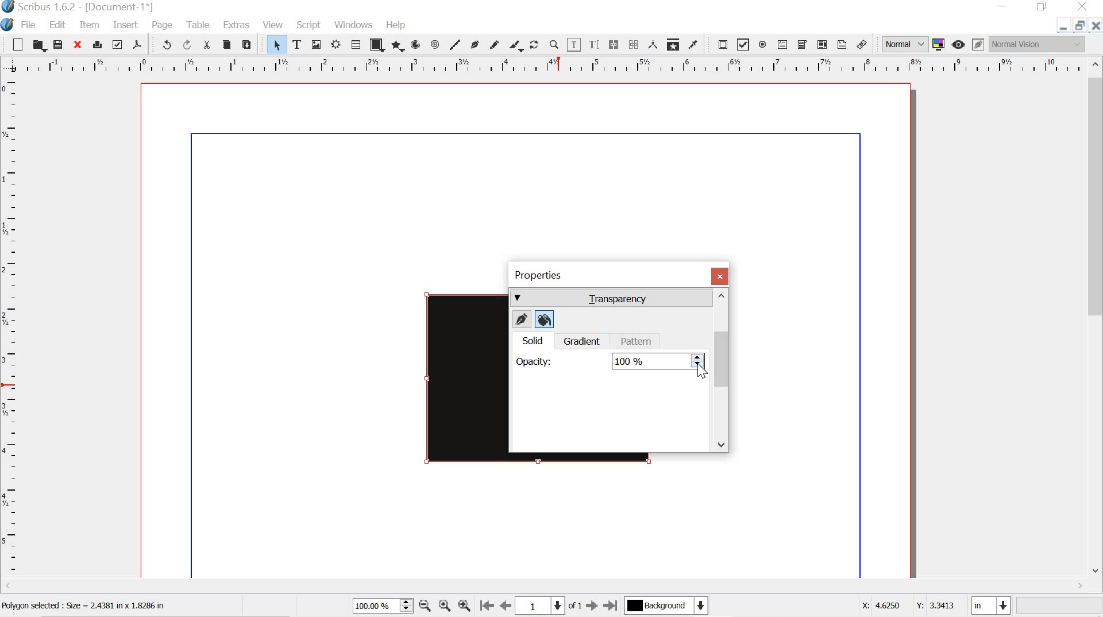  Describe the element at coordinates (545, 321) in the screenshot. I see `edit fill color properties` at that location.